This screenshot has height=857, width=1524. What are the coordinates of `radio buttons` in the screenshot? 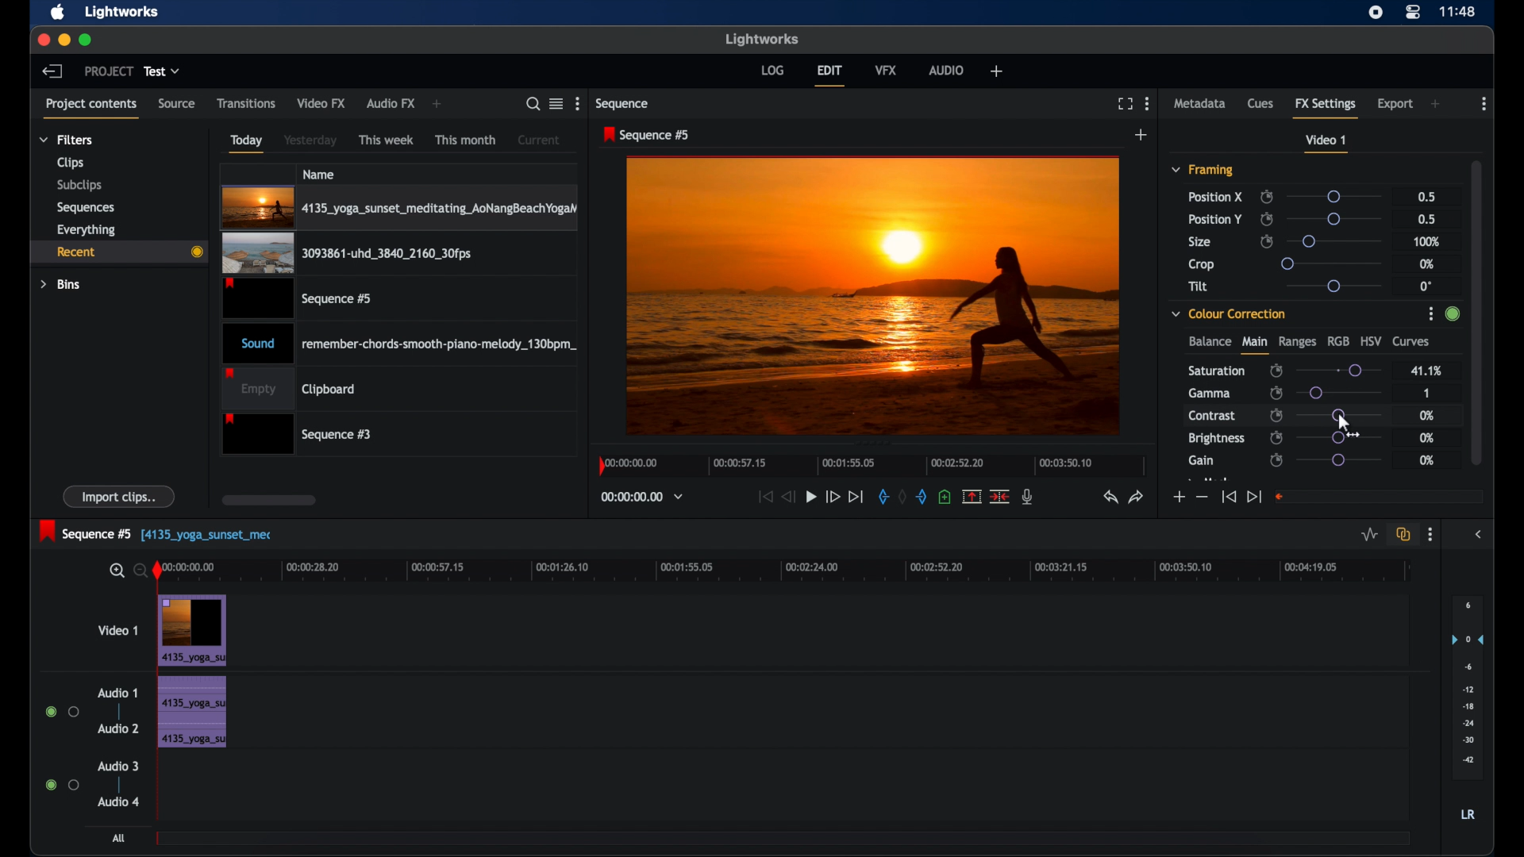 It's located at (63, 712).